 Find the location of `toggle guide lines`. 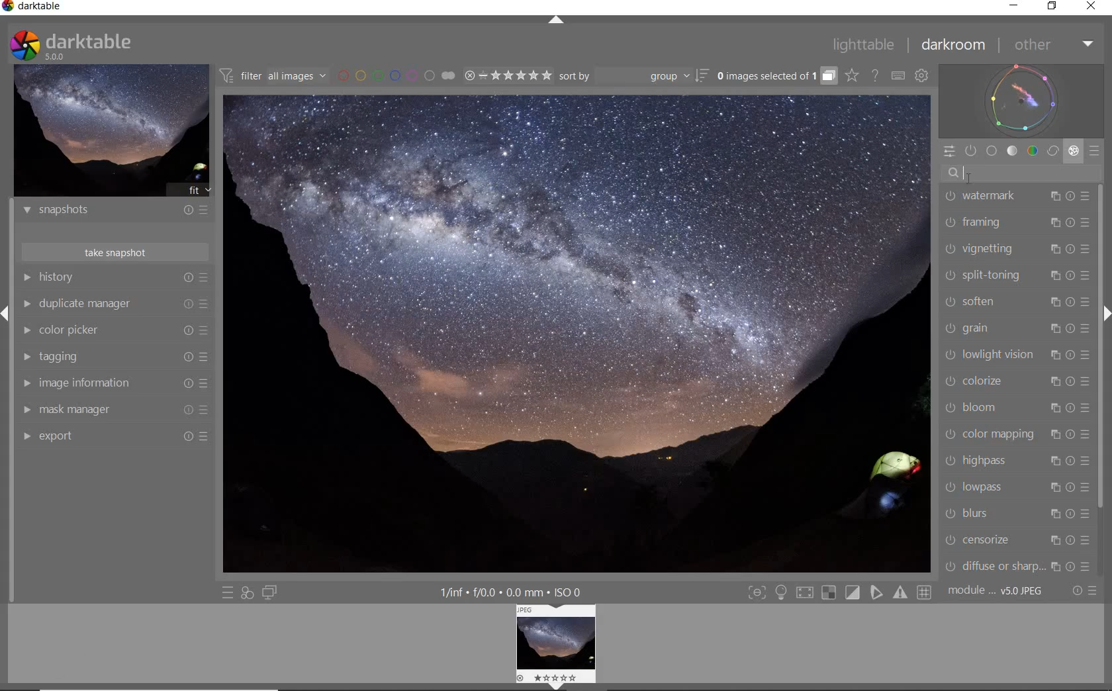

toggle guide lines is located at coordinates (927, 592).